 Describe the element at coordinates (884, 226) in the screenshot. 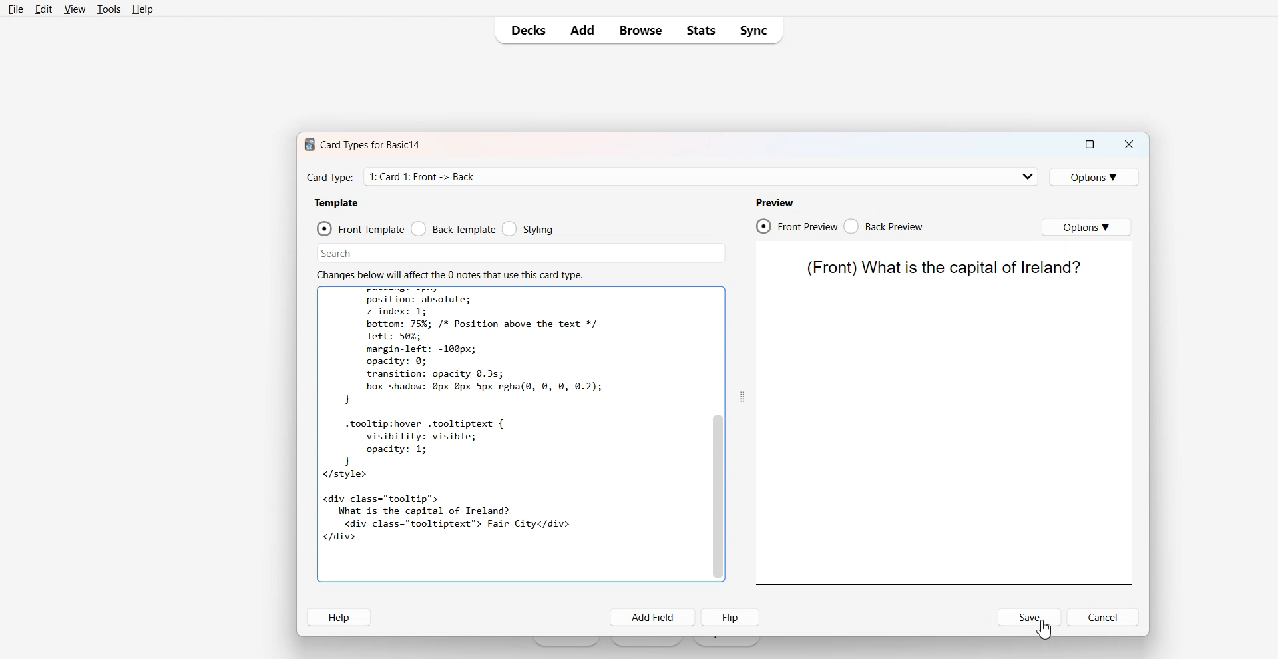

I see `Back Preview` at that location.